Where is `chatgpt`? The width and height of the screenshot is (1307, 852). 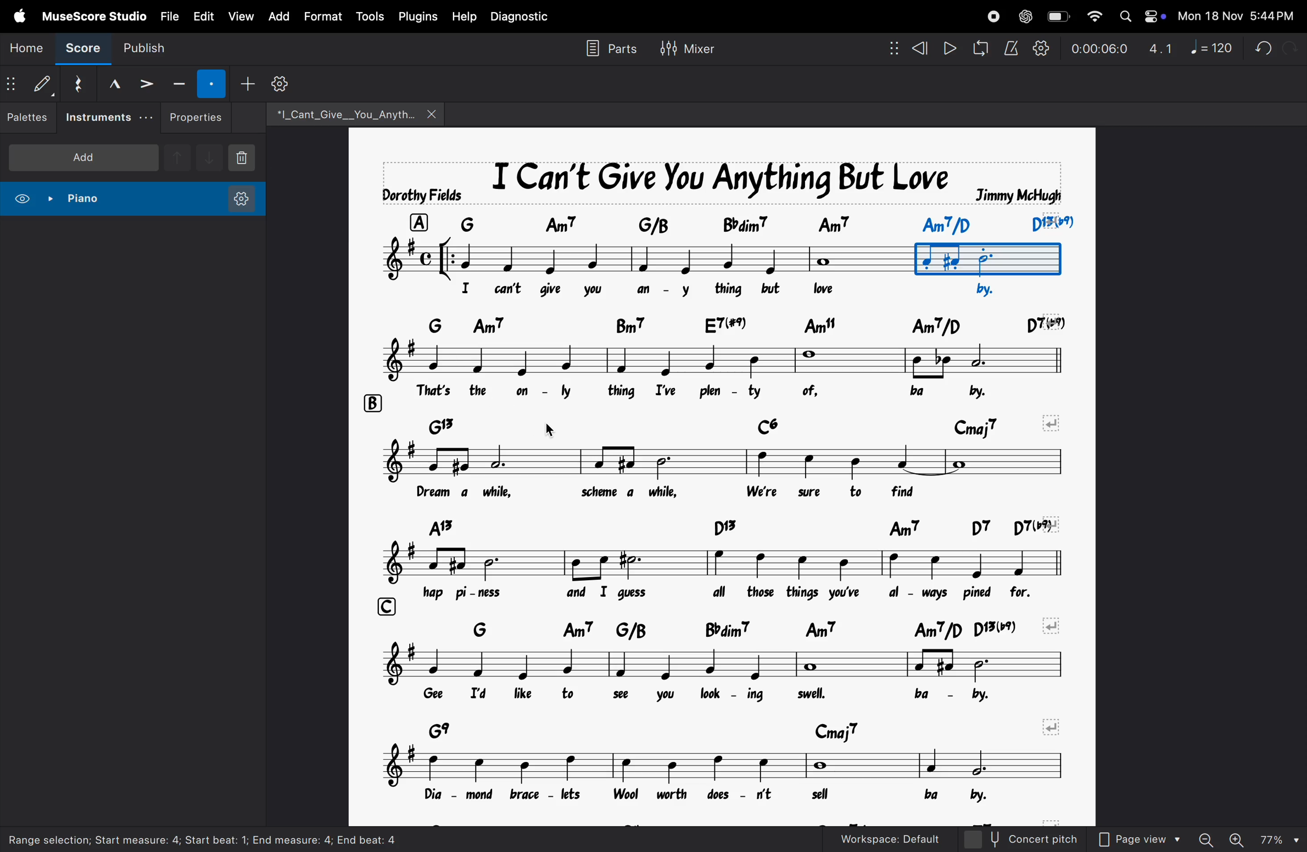
chatgpt is located at coordinates (1024, 15).